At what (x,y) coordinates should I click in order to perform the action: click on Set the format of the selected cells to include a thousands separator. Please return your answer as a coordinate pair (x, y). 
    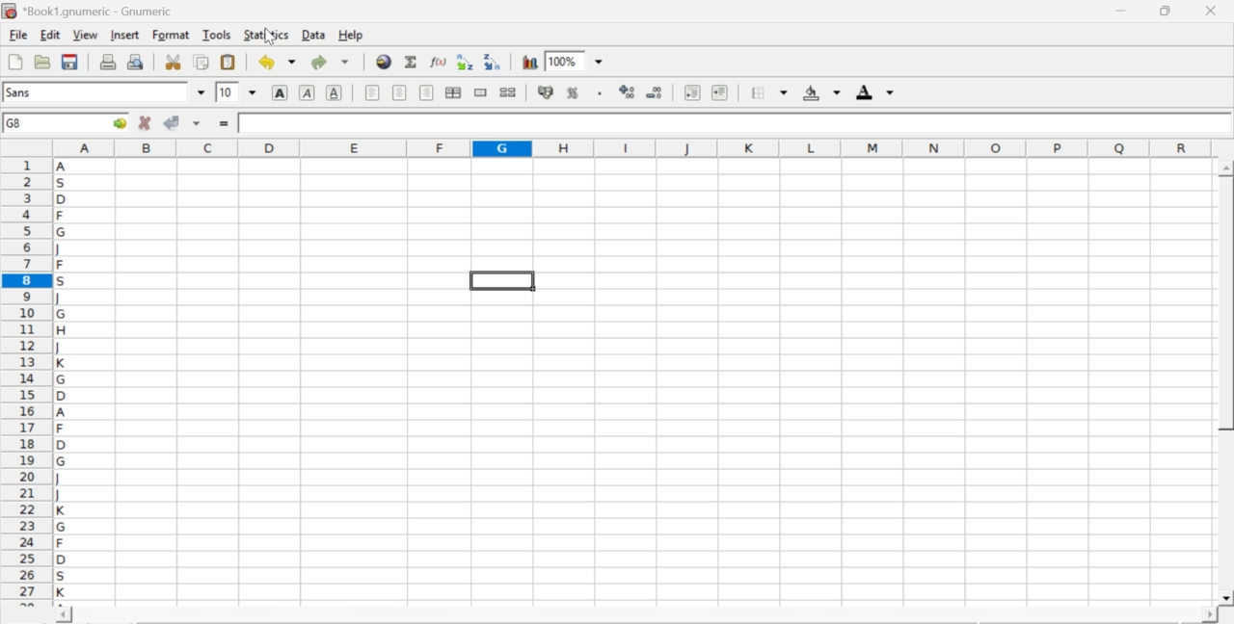
    Looking at the image, I should click on (598, 93).